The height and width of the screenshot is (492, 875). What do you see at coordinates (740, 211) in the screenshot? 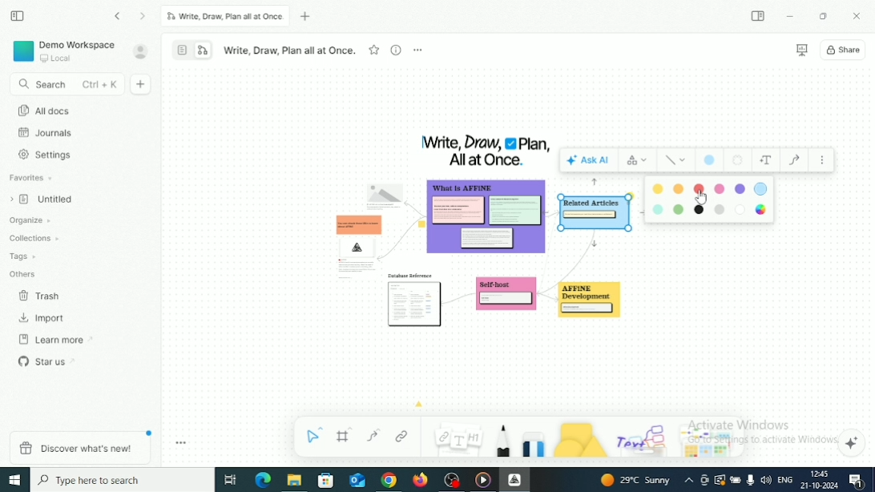
I see `White` at bounding box center [740, 211].